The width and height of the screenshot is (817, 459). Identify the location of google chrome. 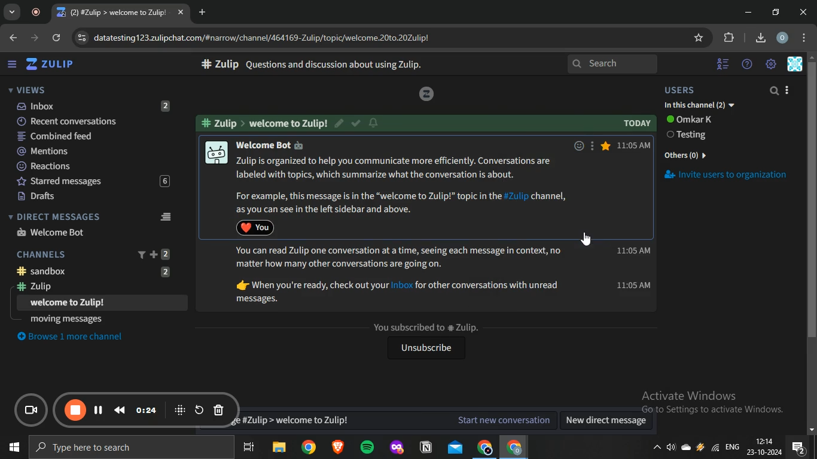
(484, 448).